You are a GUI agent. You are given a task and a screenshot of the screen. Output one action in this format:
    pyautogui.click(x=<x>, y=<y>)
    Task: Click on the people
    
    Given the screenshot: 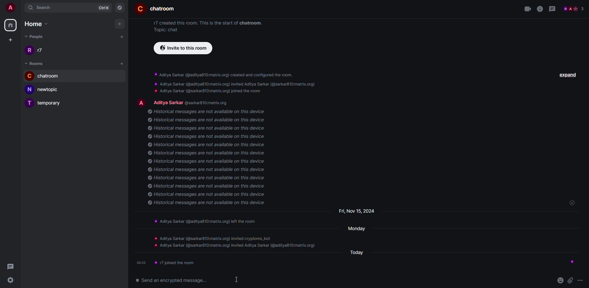 What is the action you would take?
    pyautogui.click(x=38, y=37)
    